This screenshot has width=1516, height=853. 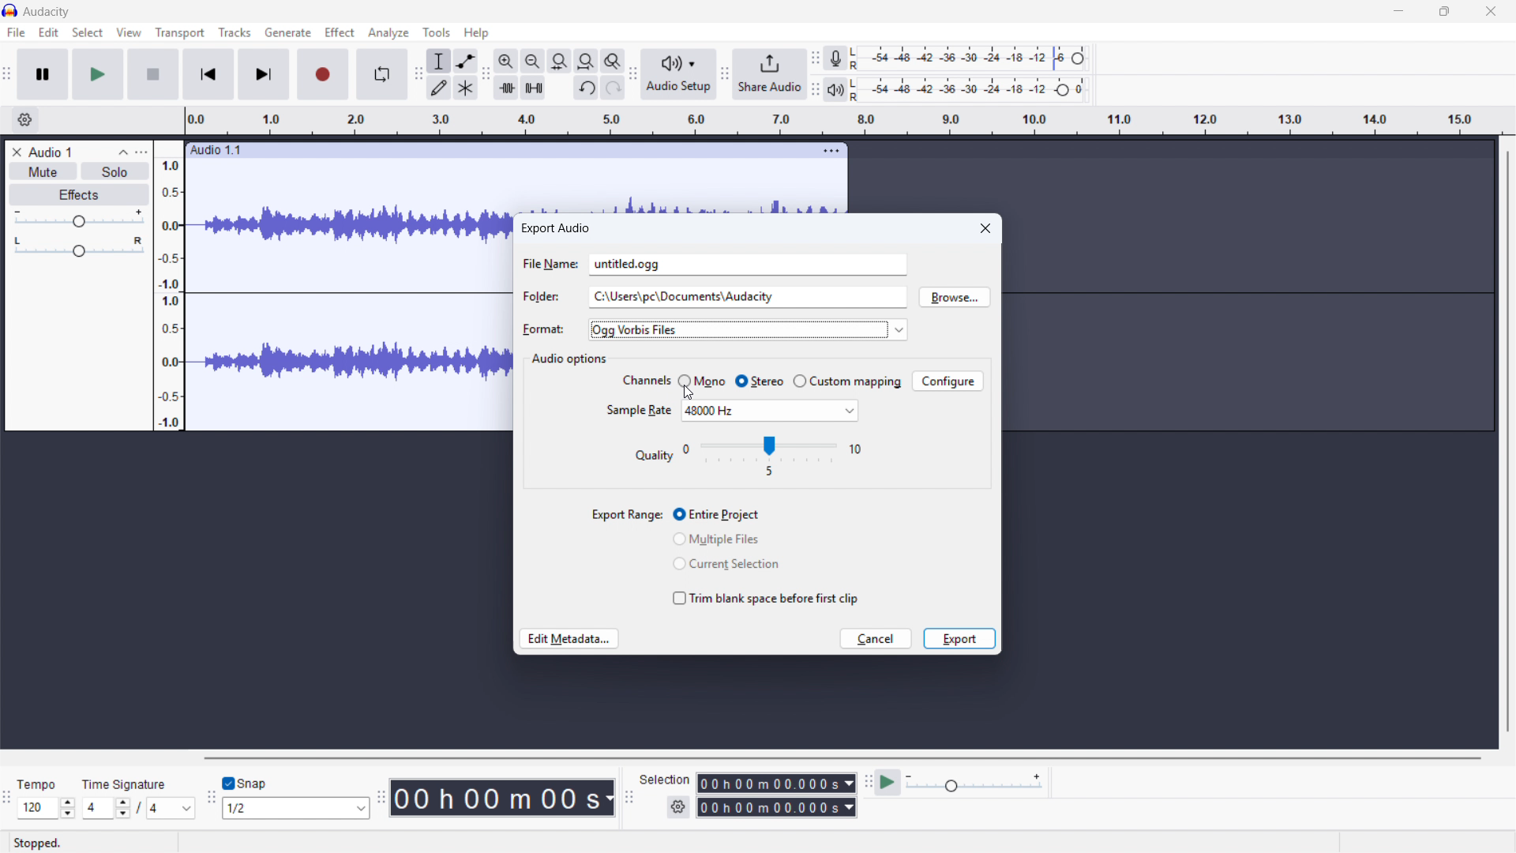 I want to click on Zoom in , so click(x=506, y=60).